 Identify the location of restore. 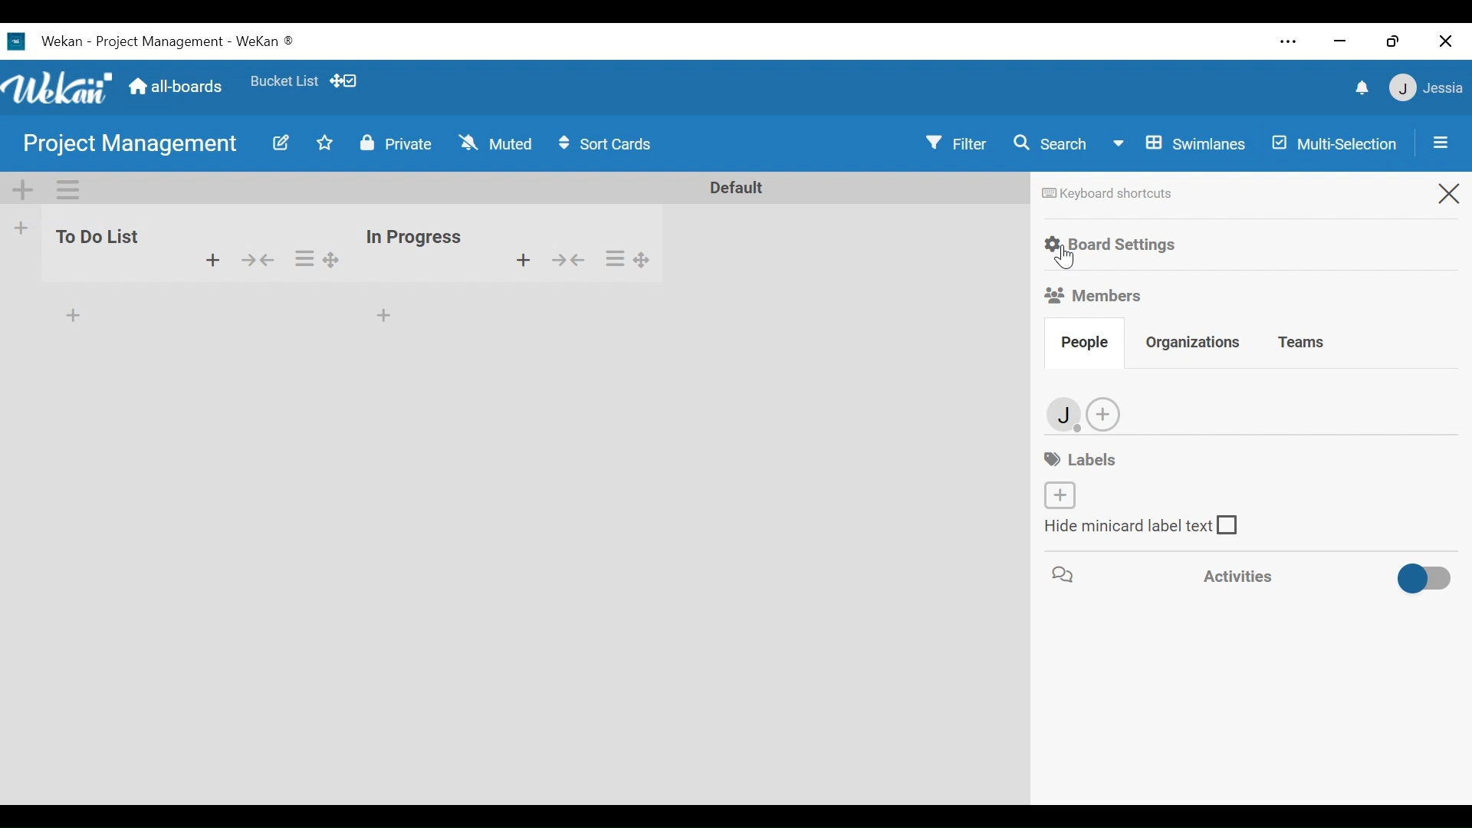
(1392, 41).